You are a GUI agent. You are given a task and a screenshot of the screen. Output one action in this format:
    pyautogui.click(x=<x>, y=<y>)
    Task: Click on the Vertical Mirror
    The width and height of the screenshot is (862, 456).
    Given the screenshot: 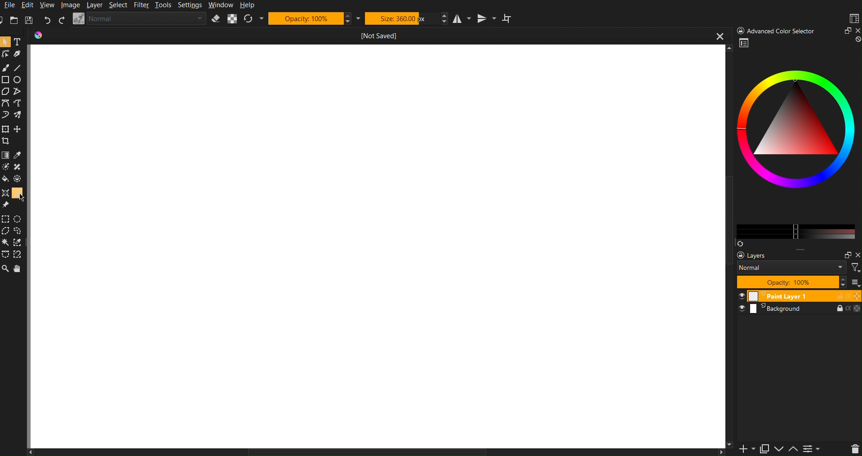 What is the action you would take?
    pyautogui.click(x=485, y=19)
    